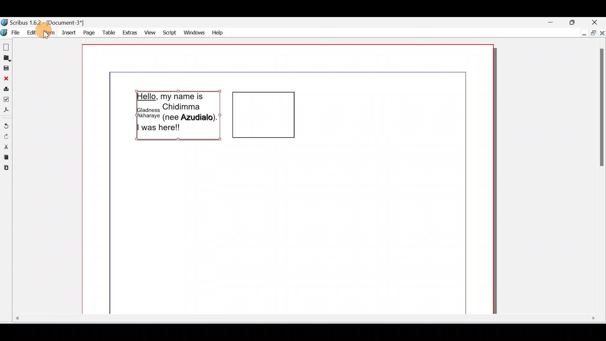  What do you see at coordinates (6, 78) in the screenshot?
I see `Close` at bounding box center [6, 78].